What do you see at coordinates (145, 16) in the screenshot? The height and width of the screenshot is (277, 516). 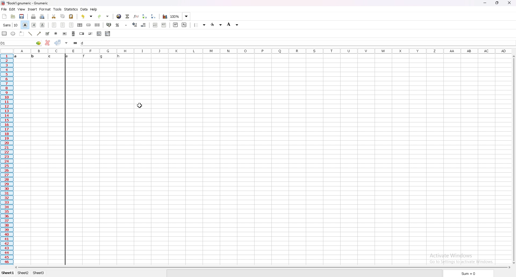 I see `sort ascending` at bounding box center [145, 16].